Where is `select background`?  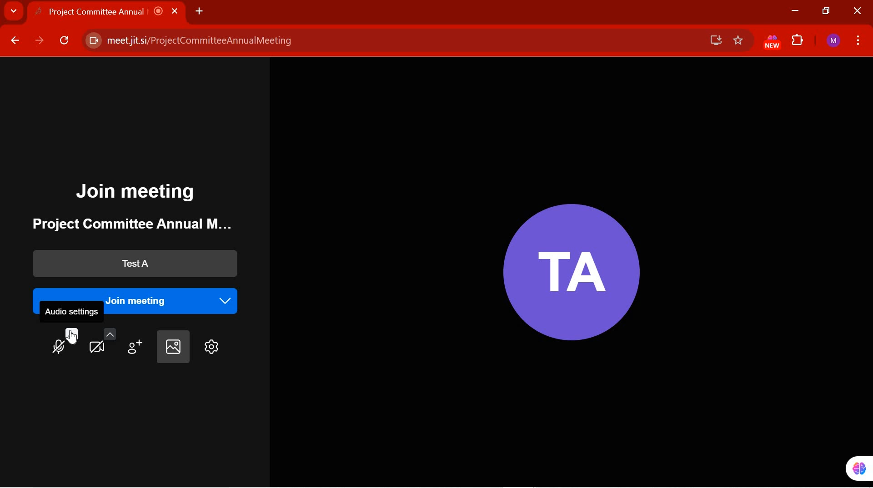
select background is located at coordinates (172, 347).